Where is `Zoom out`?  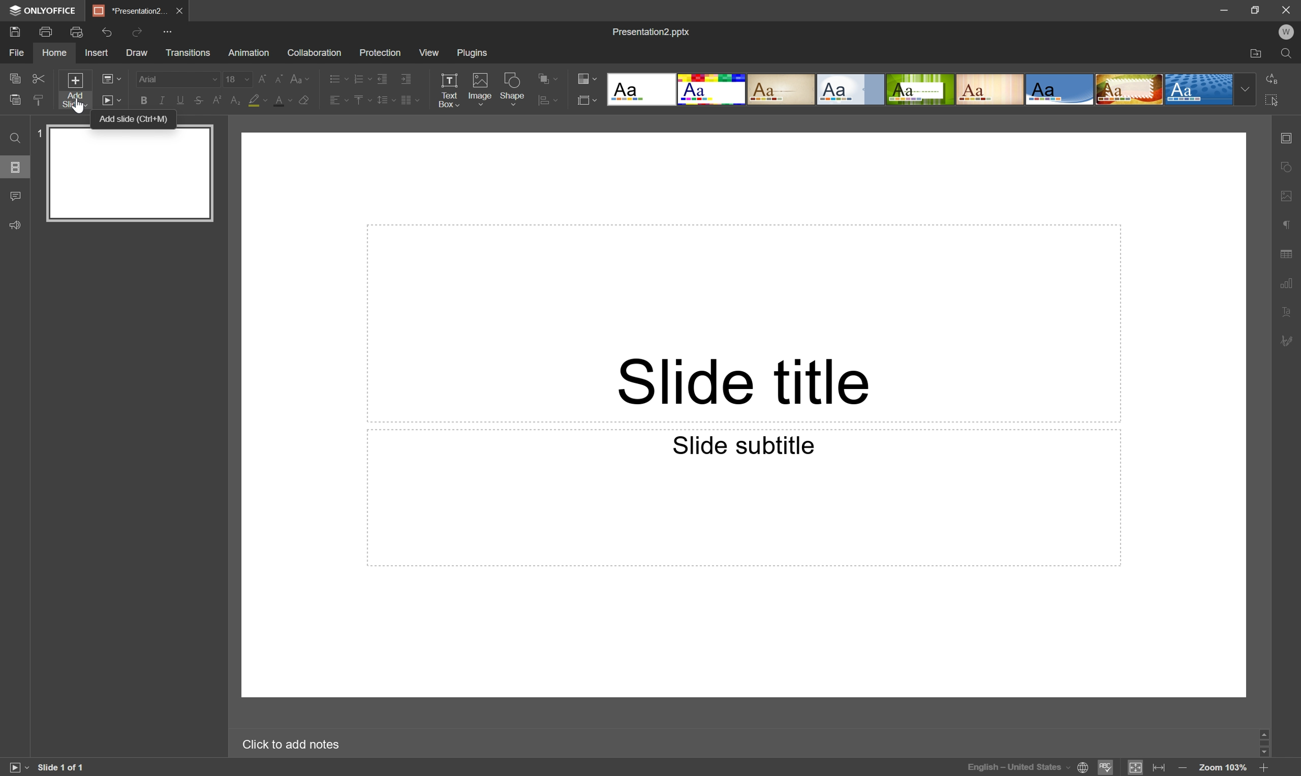
Zoom out is located at coordinates (1182, 767).